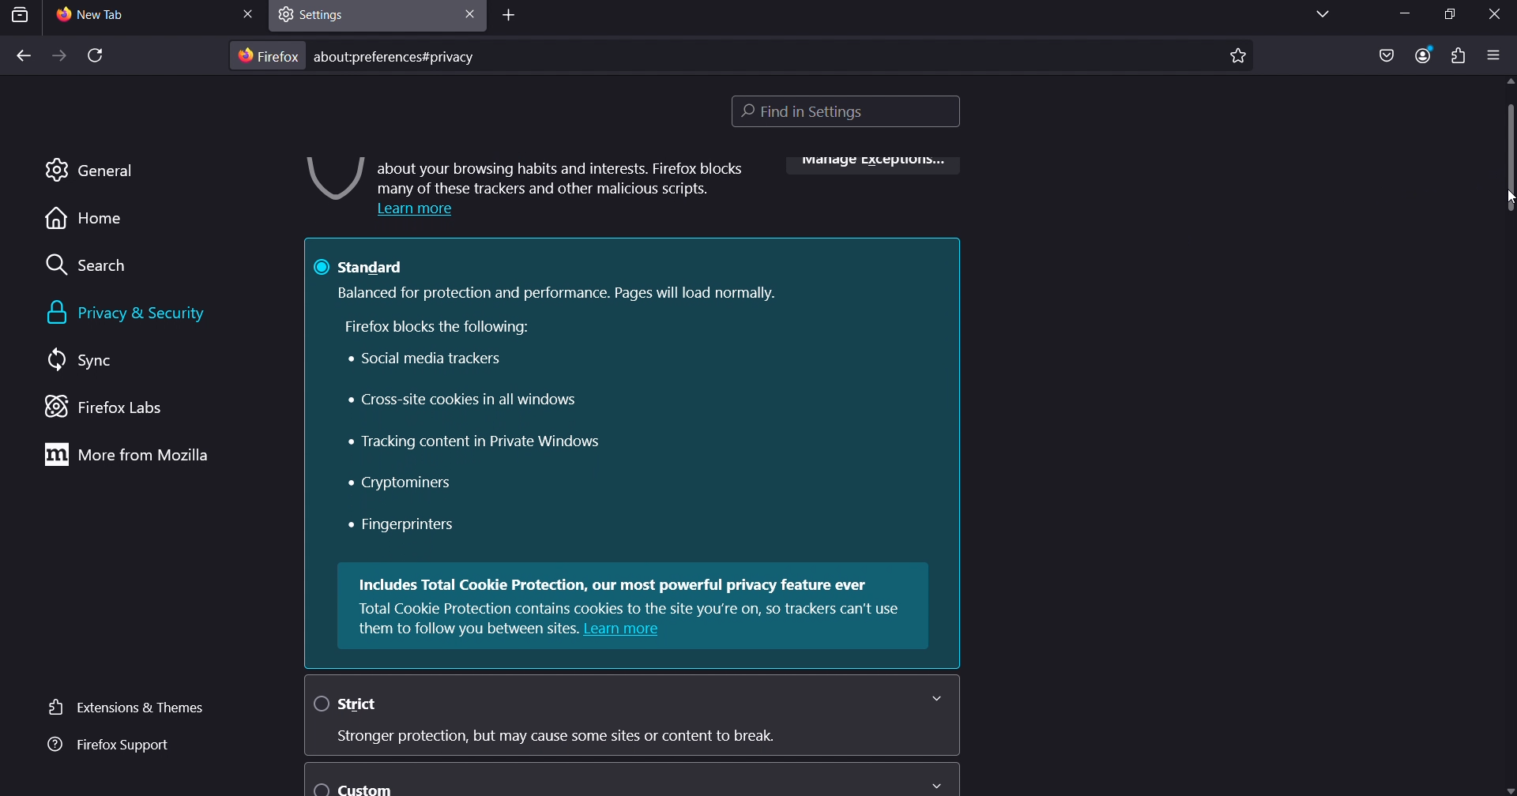  What do you see at coordinates (417, 209) in the screenshot?
I see `Learn more` at bounding box center [417, 209].